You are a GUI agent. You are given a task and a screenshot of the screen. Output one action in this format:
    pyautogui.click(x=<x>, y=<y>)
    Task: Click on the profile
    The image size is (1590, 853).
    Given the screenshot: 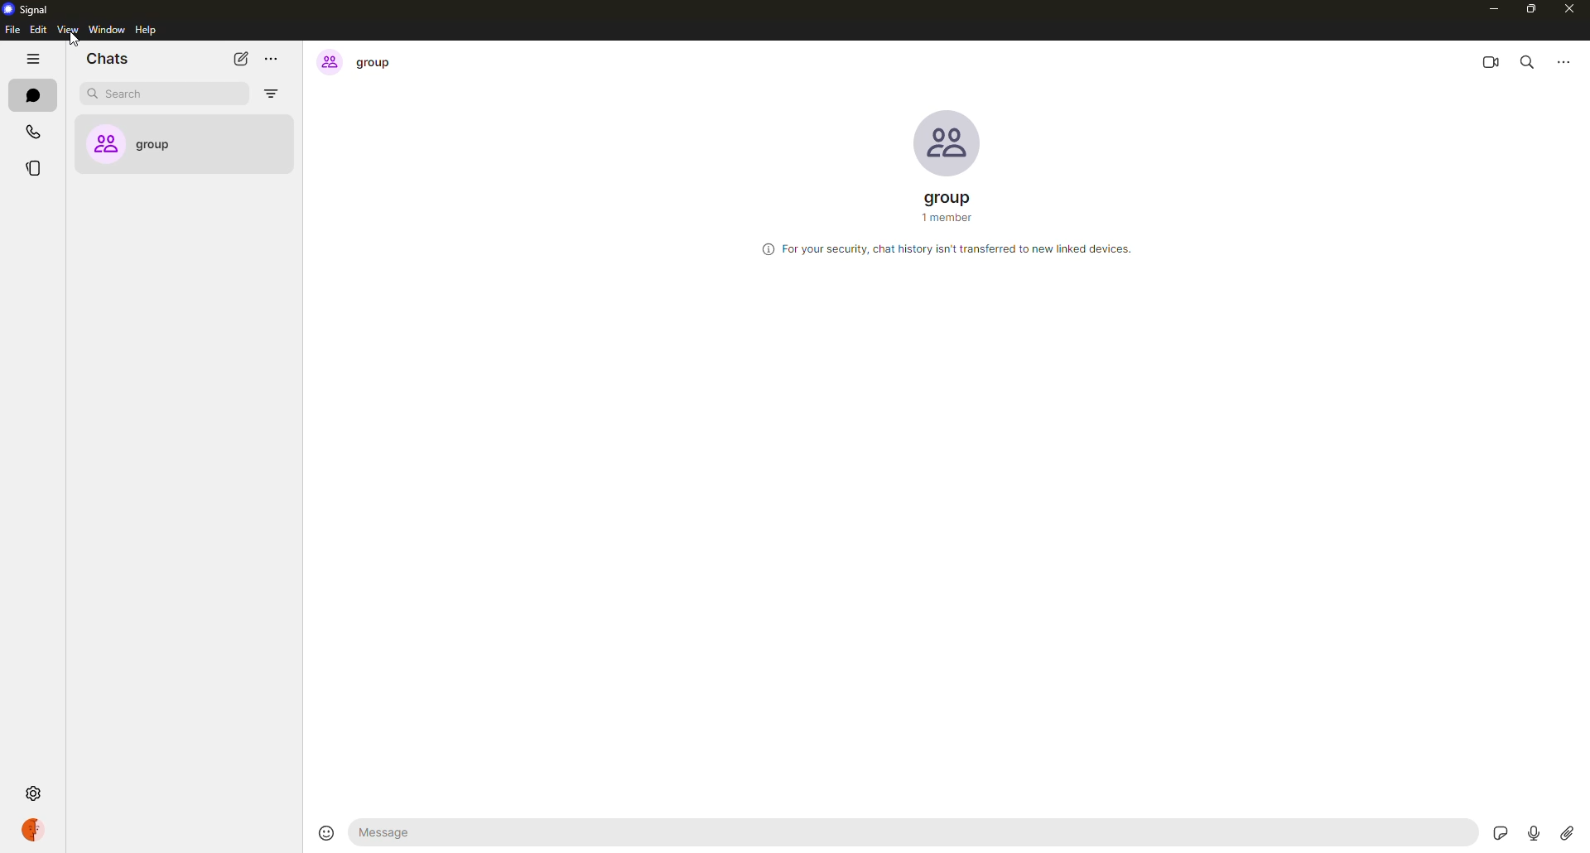 What is the action you would take?
    pyautogui.click(x=41, y=831)
    